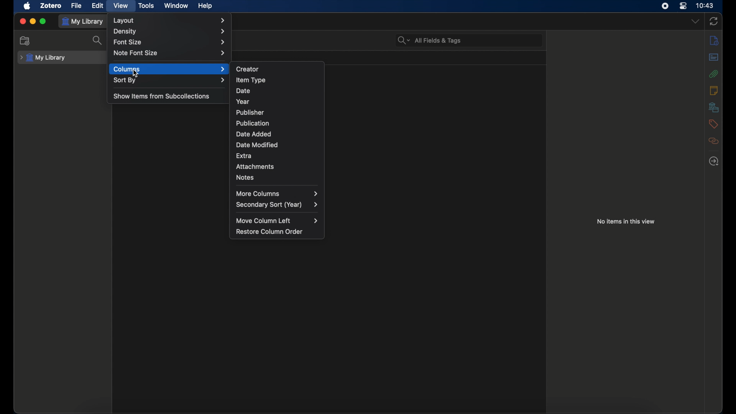  I want to click on layout, so click(169, 20).